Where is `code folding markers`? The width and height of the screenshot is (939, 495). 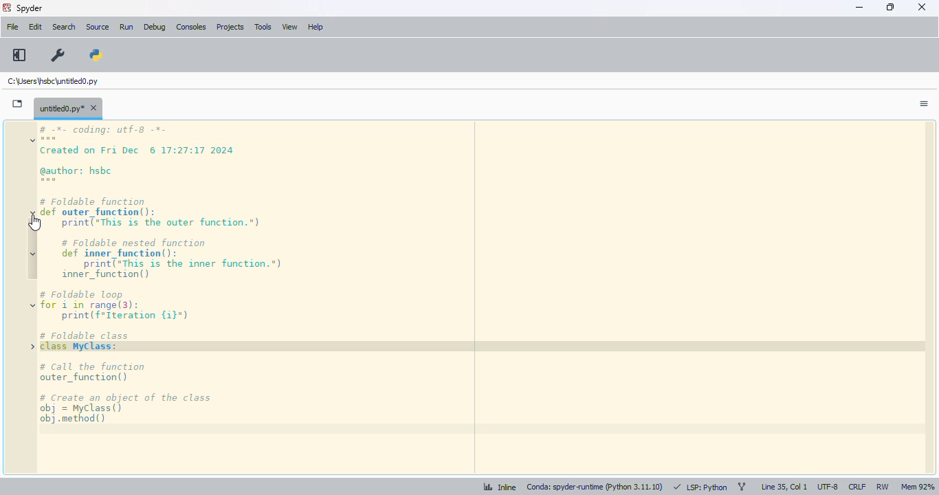 code folding markers is located at coordinates (32, 267).